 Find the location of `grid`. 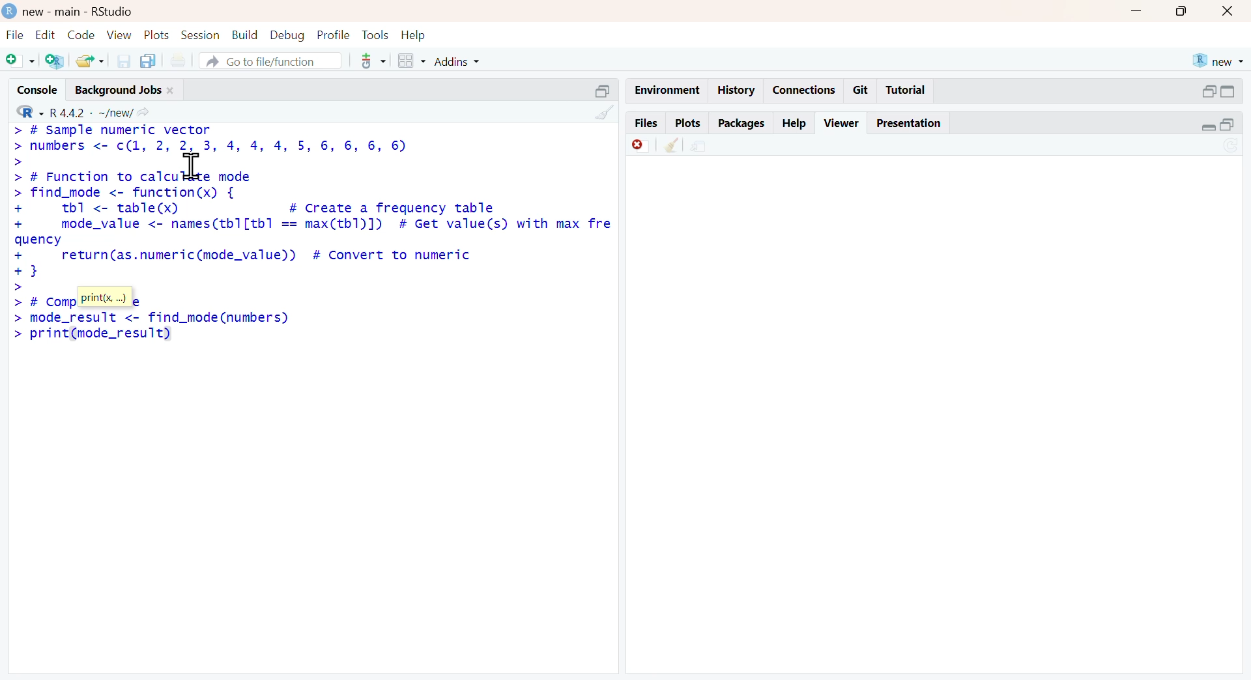

grid is located at coordinates (413, 60).